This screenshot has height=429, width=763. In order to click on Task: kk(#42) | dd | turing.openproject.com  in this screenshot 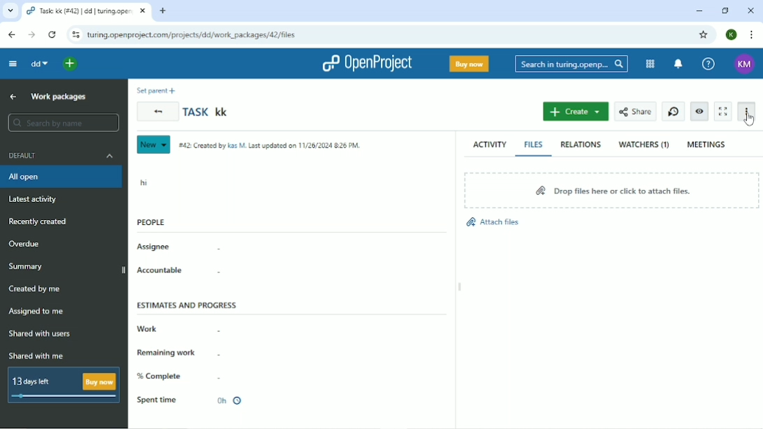, I will do `click(87, 10)`.